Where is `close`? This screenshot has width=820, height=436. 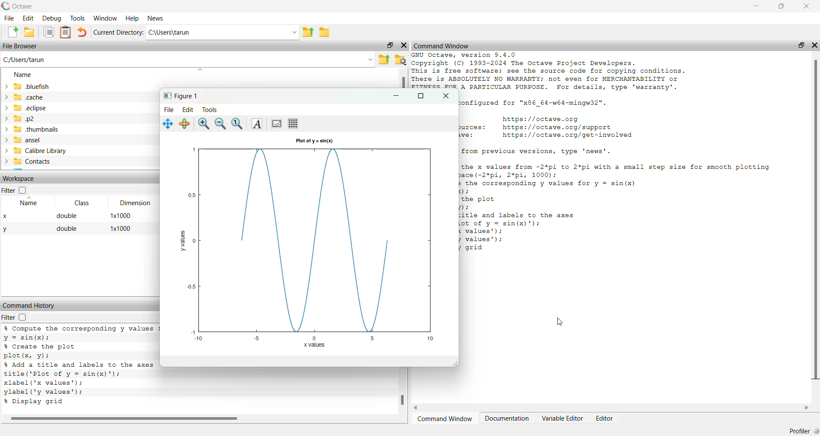 close is located at coordinates (814, 45).